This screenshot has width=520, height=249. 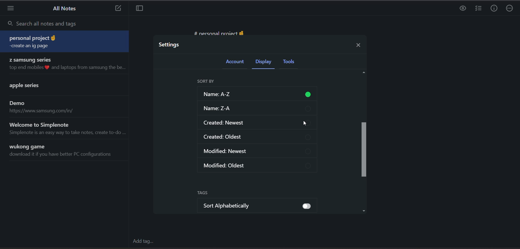 I want to click on Up, so click(x=365, y=73).